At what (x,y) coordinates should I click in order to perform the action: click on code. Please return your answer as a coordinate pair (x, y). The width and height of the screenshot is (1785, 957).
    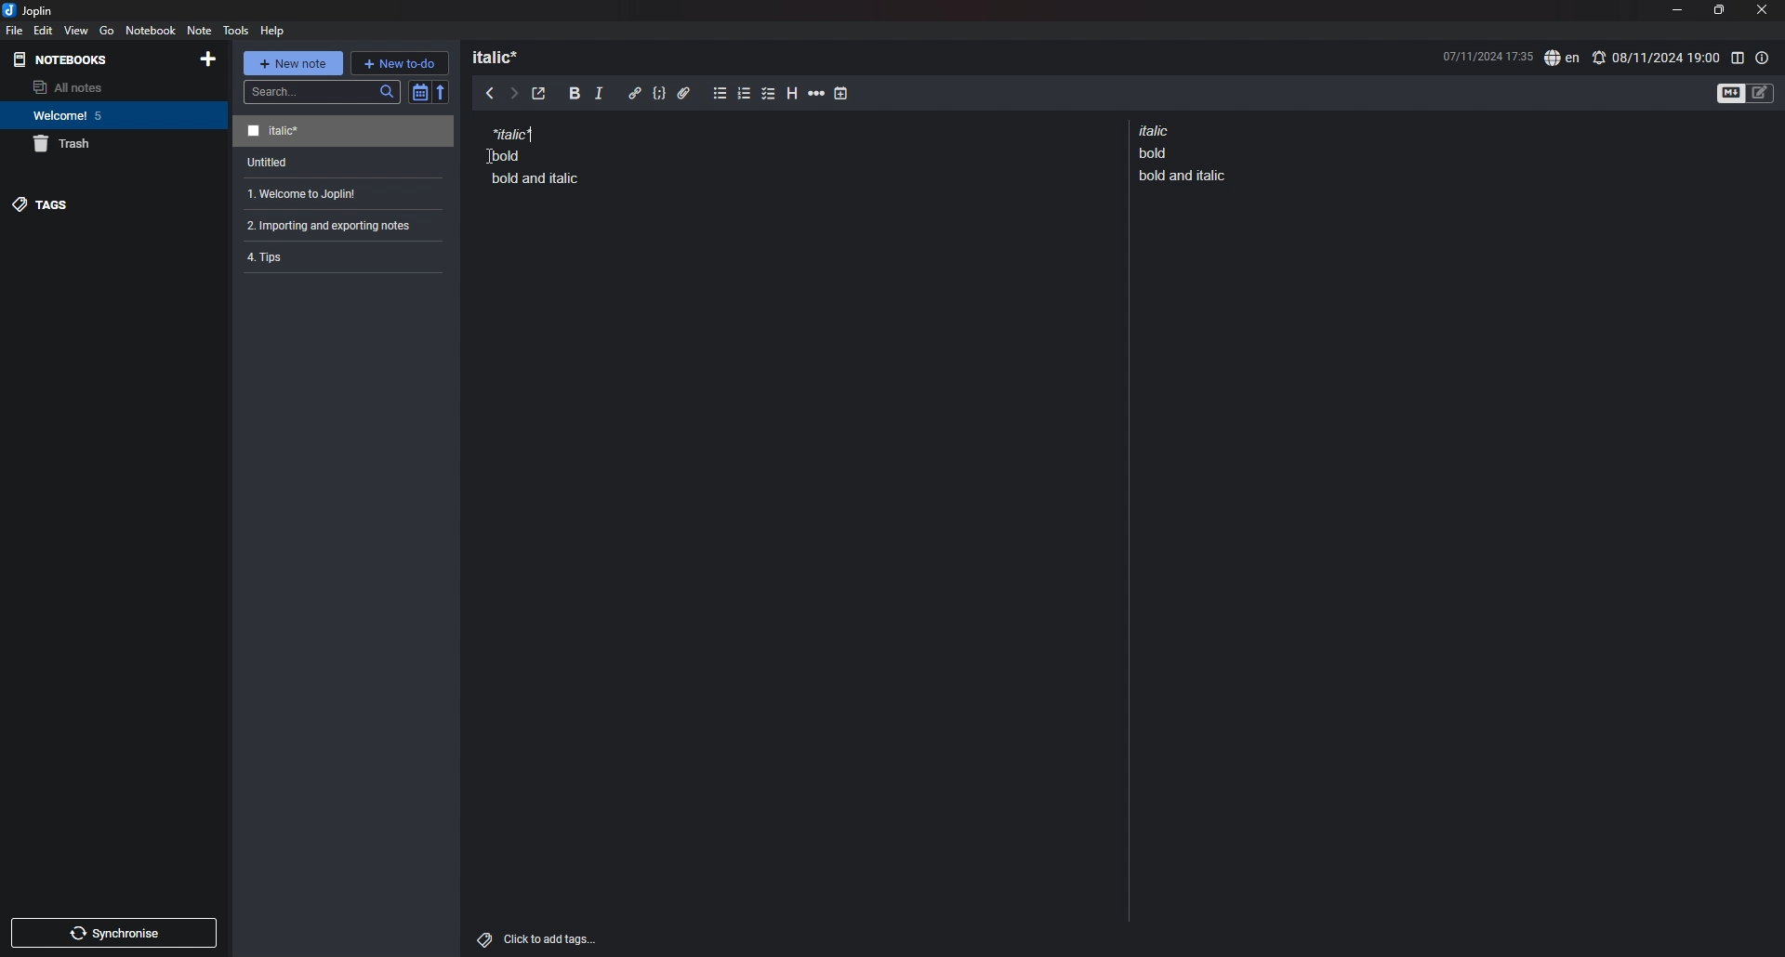
    Looking at the image, I should click on (658, 94).